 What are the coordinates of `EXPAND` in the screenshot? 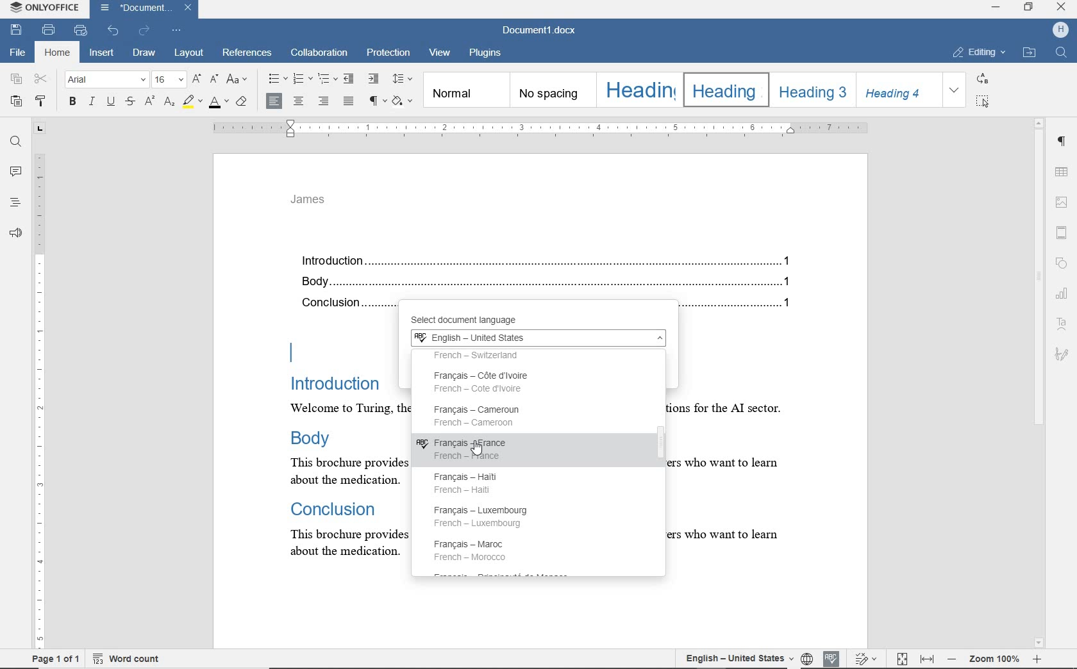 It's located at (955, 90).